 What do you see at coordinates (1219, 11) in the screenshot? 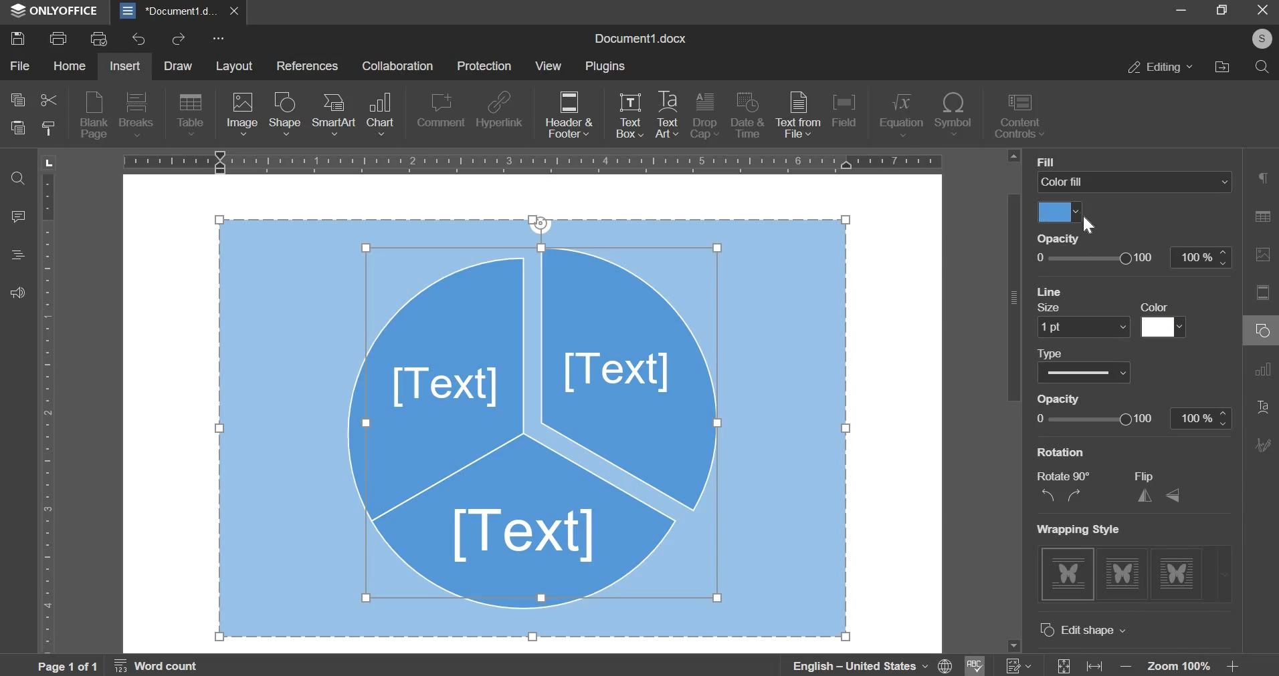
I see `Restore` at bounding box center [1219, 11].